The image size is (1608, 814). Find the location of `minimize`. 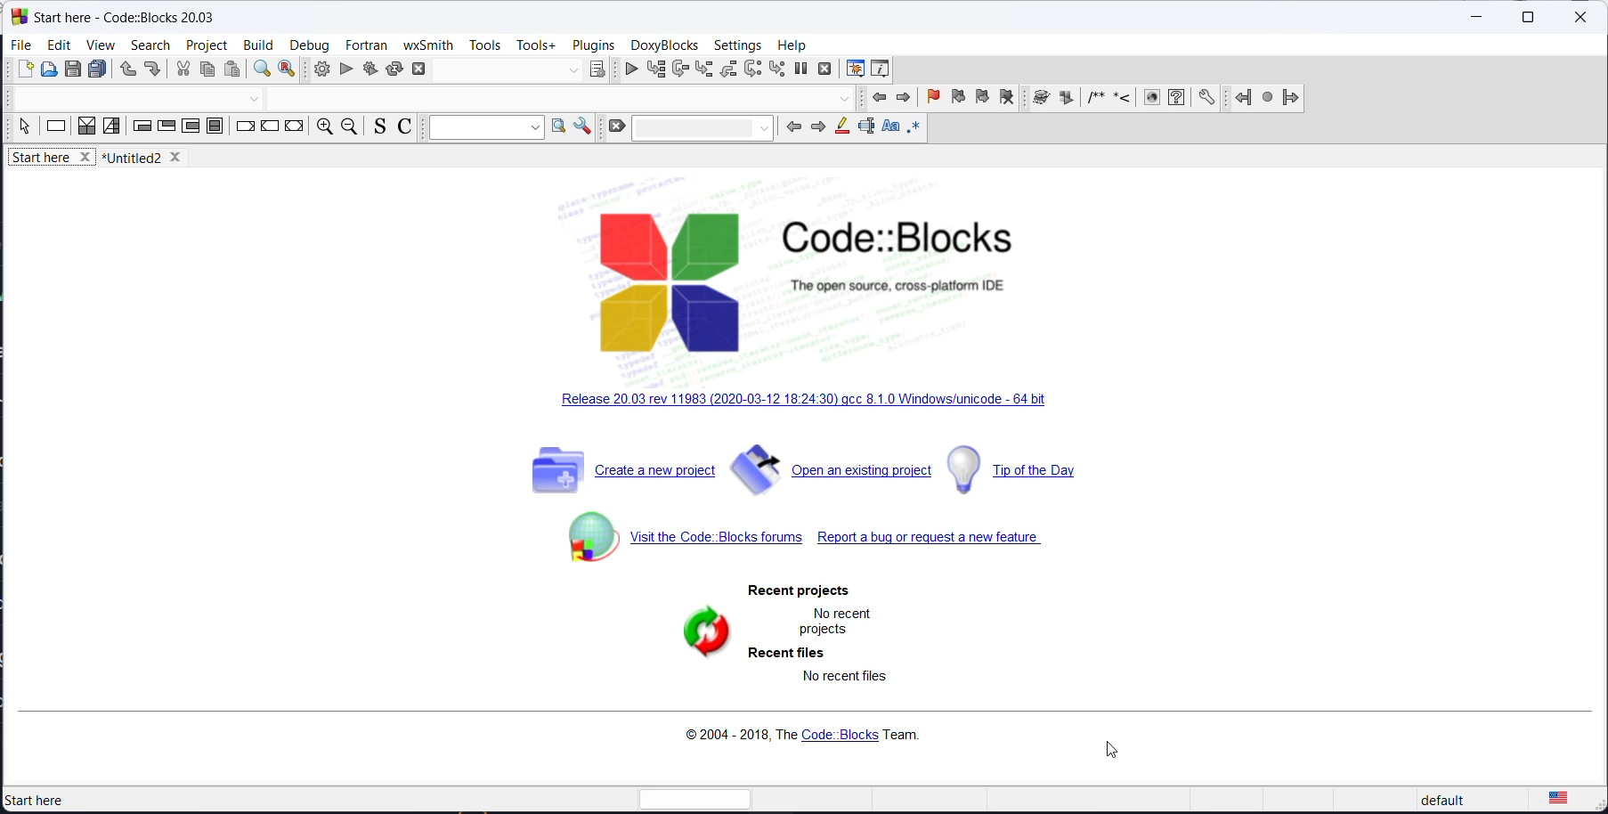

minimize is located at coordinates (1474, 20).